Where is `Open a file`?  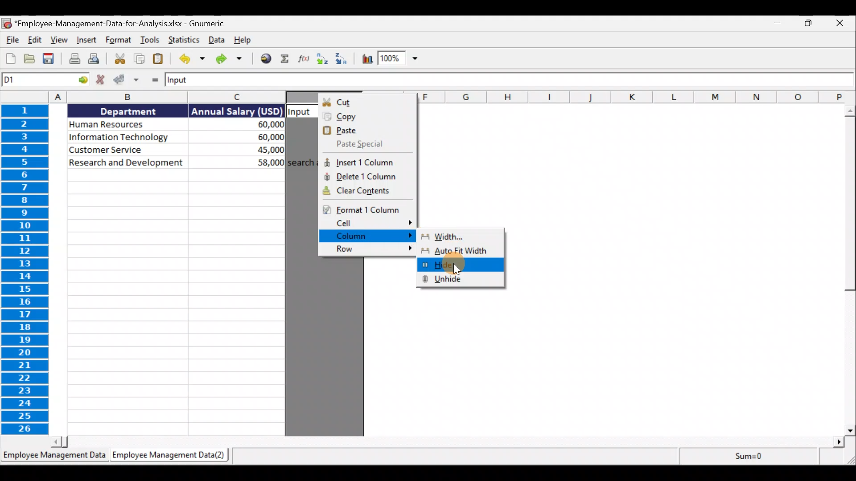 Open a file is located at coordinates (32, 58).